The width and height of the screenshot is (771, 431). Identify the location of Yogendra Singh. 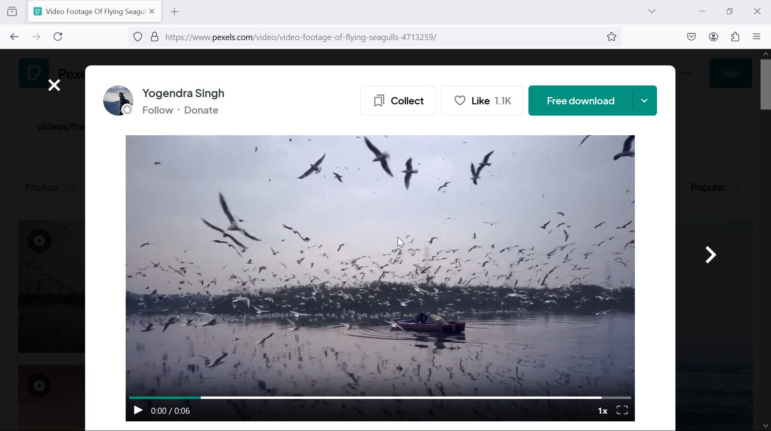
(190, 93).